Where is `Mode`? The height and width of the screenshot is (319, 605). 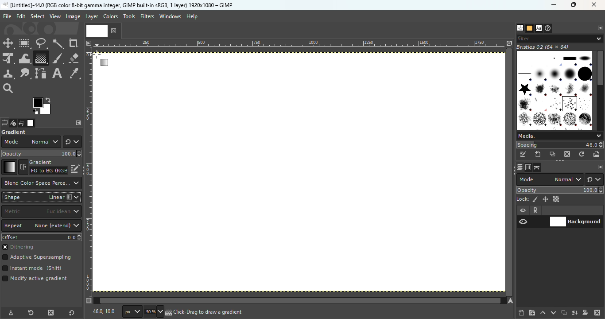
Mode is located at coordinates (31, 142).